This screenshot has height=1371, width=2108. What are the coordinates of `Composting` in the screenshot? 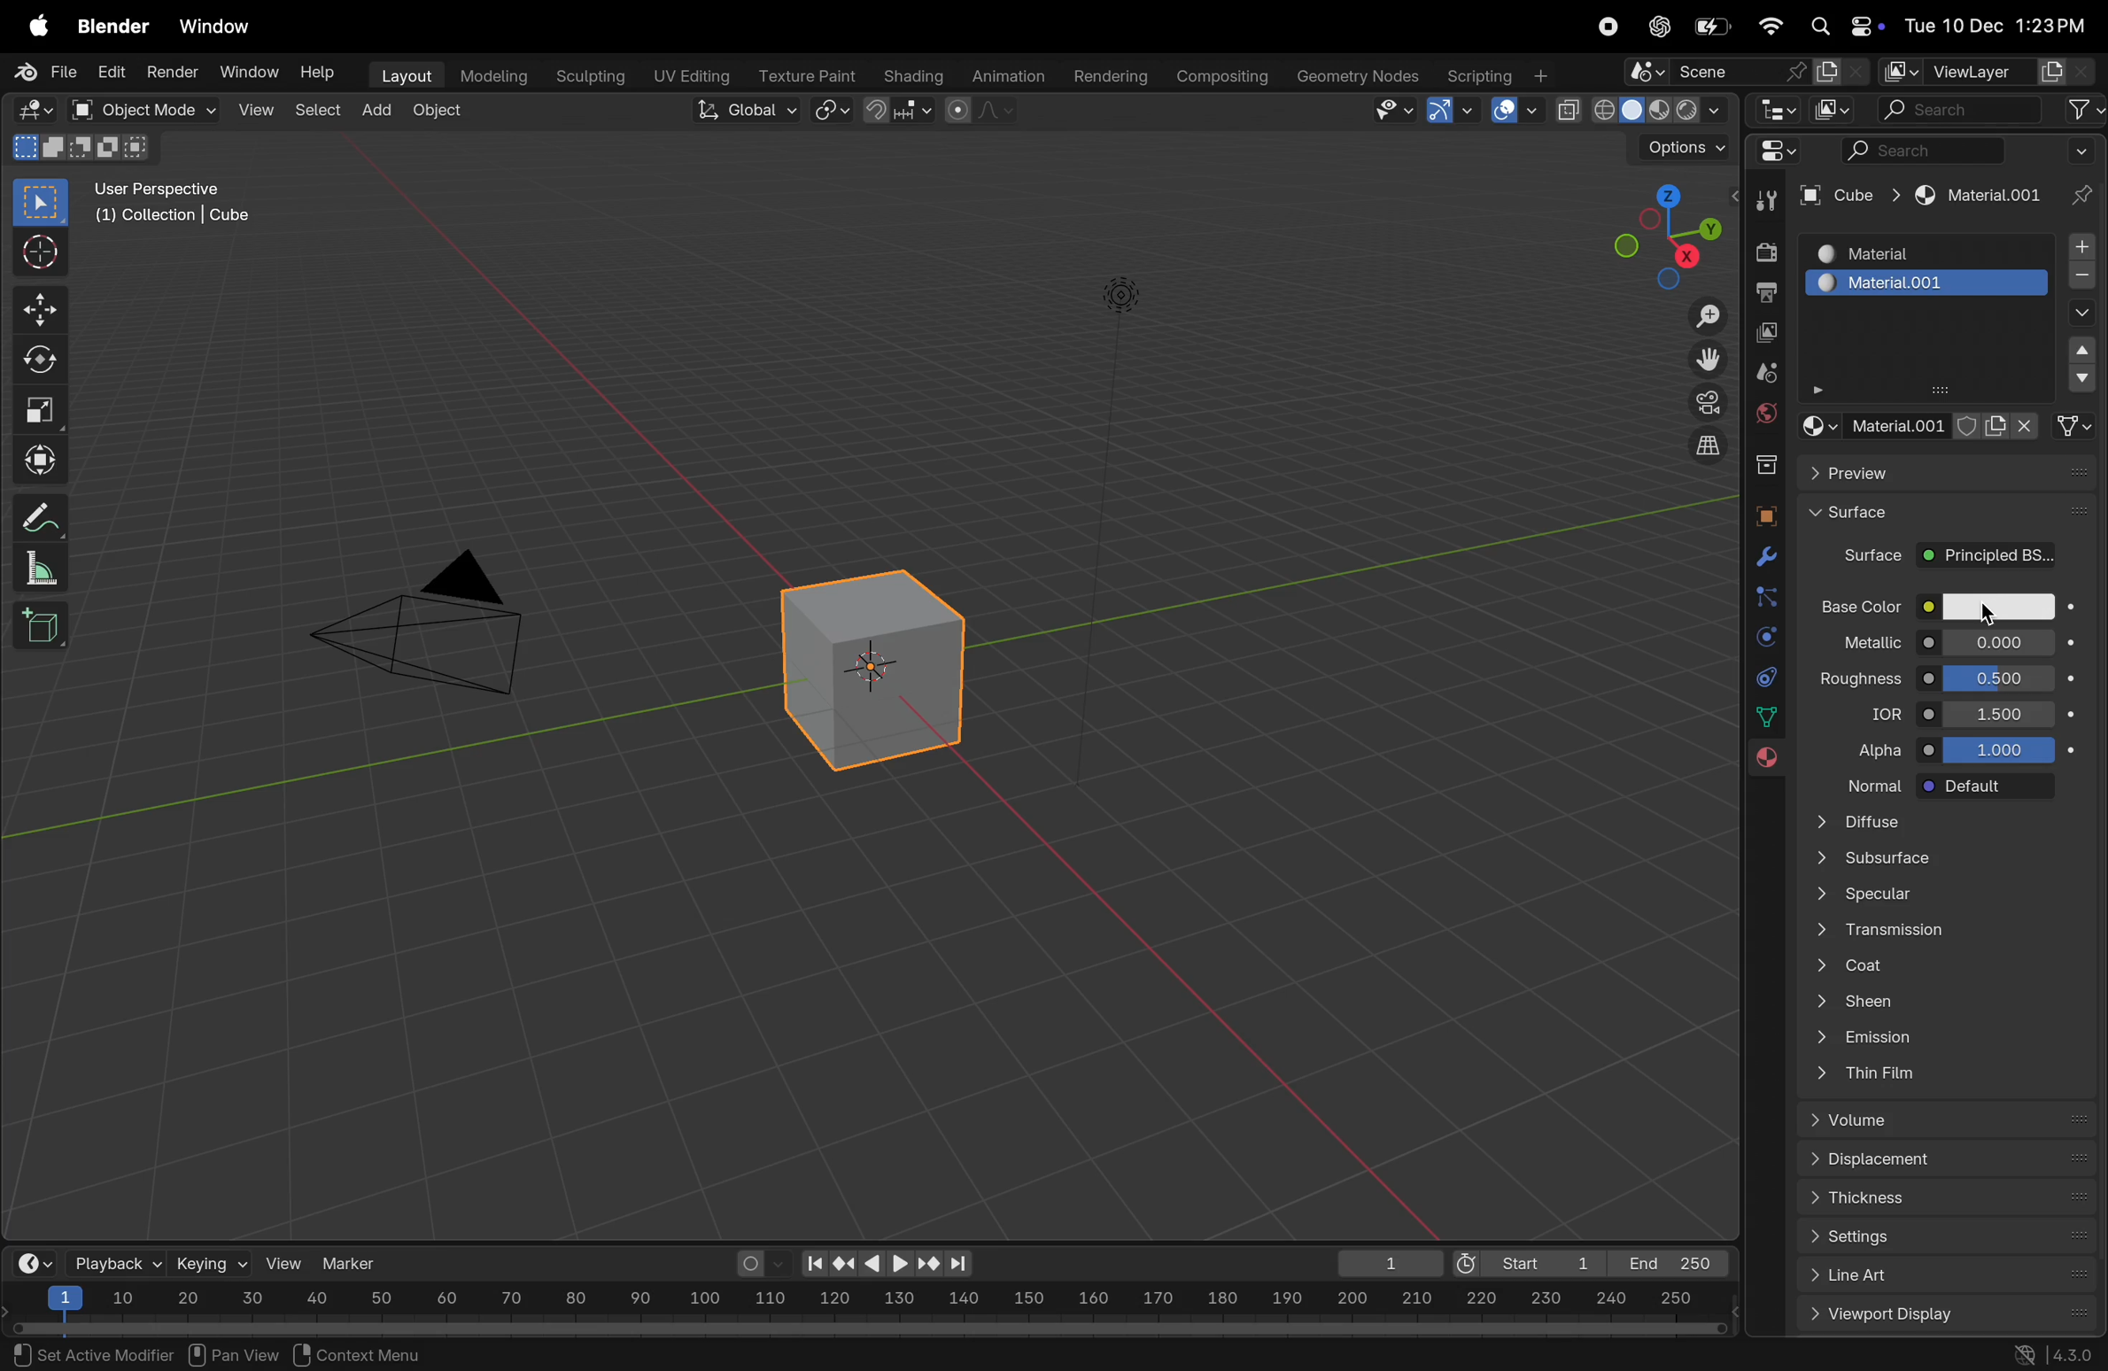 It's located at (1223, 76).